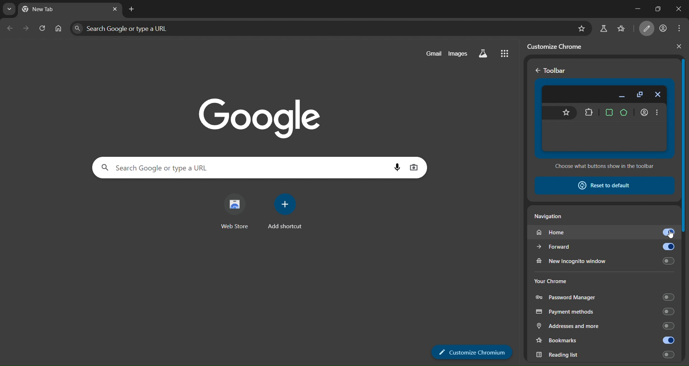 The height and width of the screenshot is (366, 689). Describe the element at coordinates (599, 185) in the screenshot. I see `reset todefault` at that location.